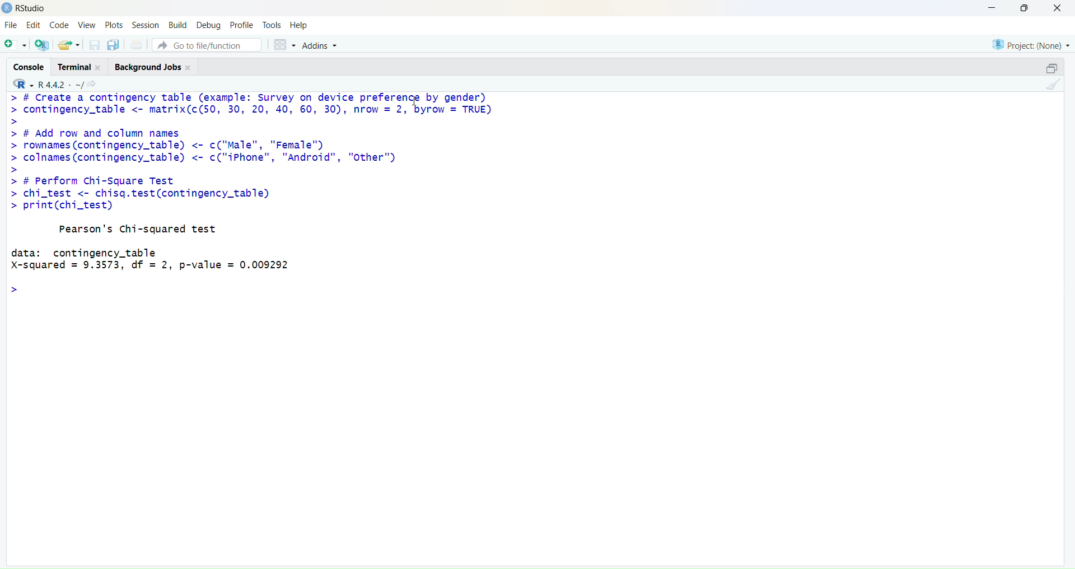  I want to click on go to file/function, so click(207, 45).